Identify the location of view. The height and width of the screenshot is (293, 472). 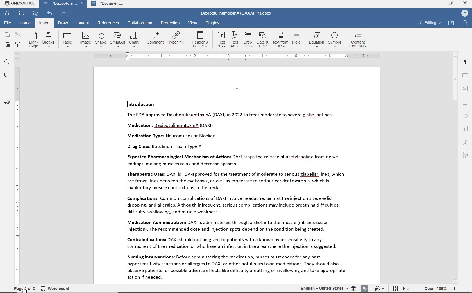
(192, 23).